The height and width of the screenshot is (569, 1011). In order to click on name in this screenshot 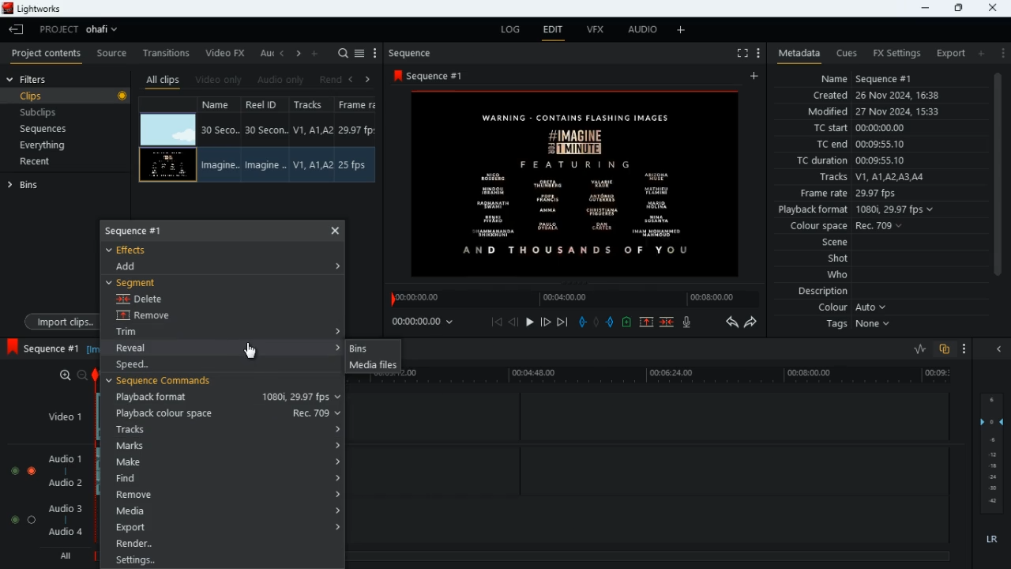, I will do `click(885, 79)`.